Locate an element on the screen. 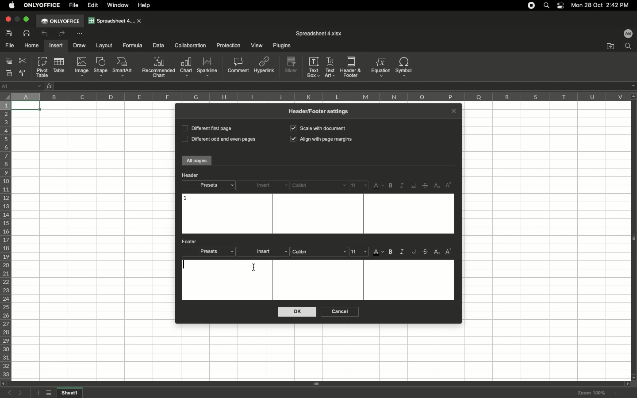  Selector is located at coordinates (5, 95).